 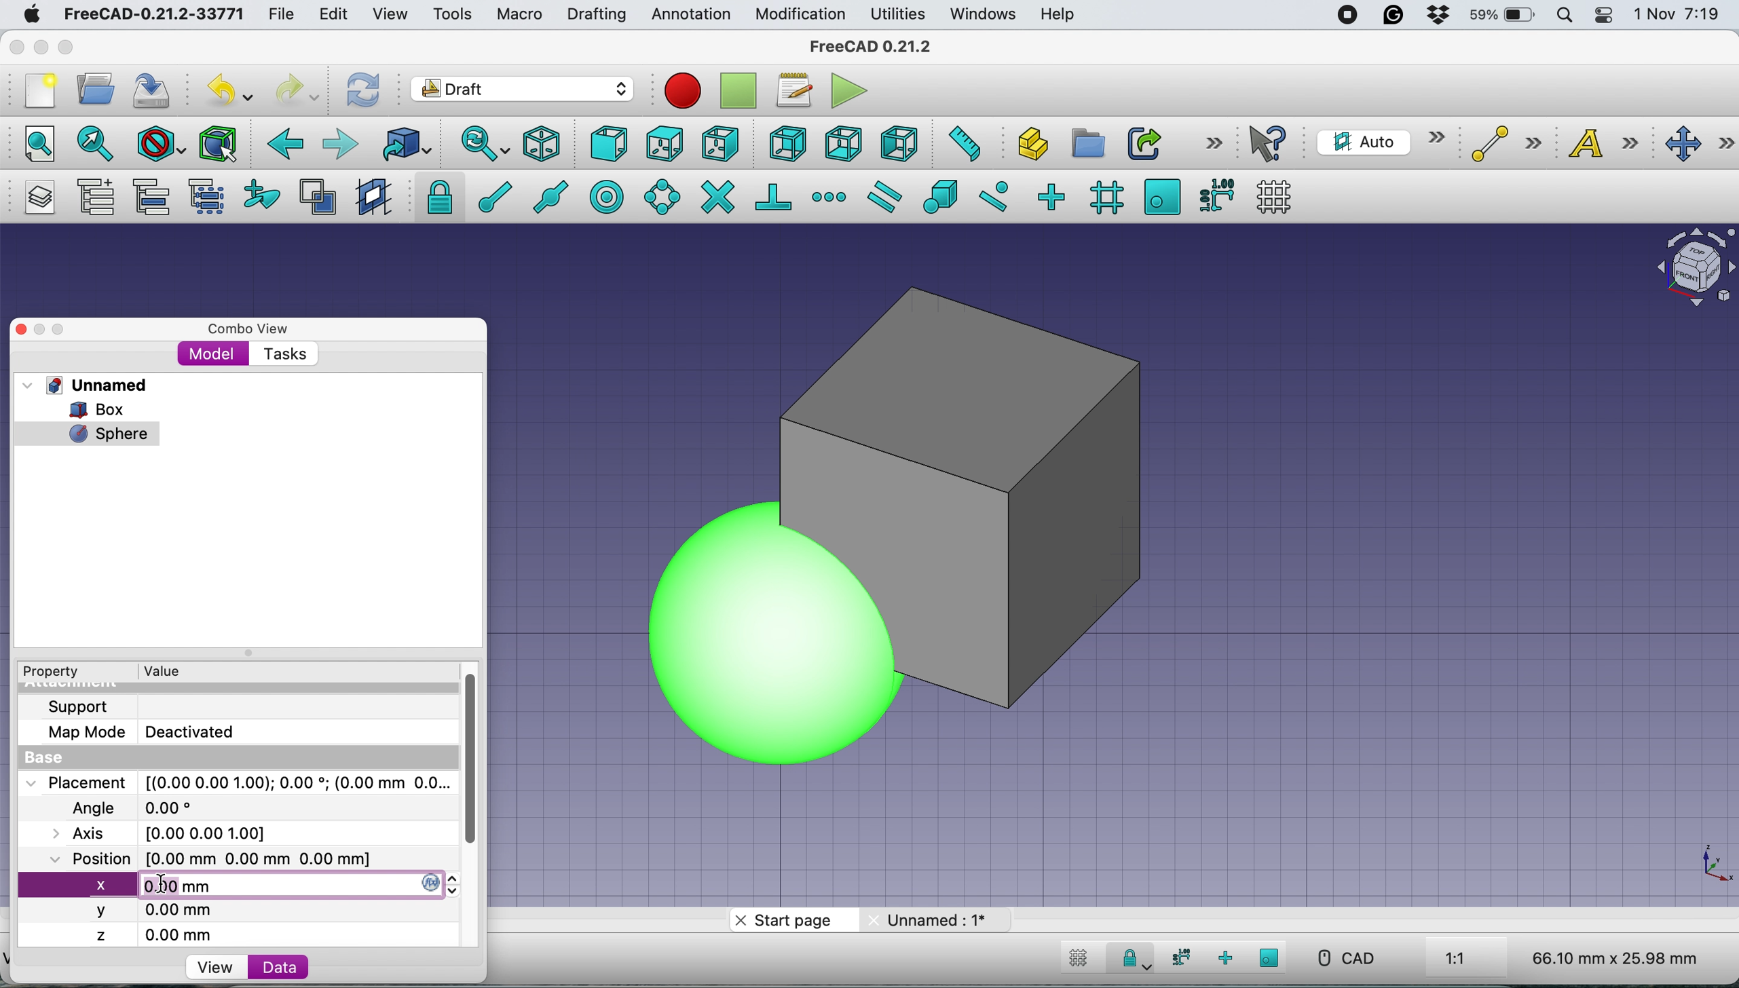 What do you see at coordinates (320, 197) in the screenshot?
I see `toggle normal wireframe display` at bounding box center [320, 197].